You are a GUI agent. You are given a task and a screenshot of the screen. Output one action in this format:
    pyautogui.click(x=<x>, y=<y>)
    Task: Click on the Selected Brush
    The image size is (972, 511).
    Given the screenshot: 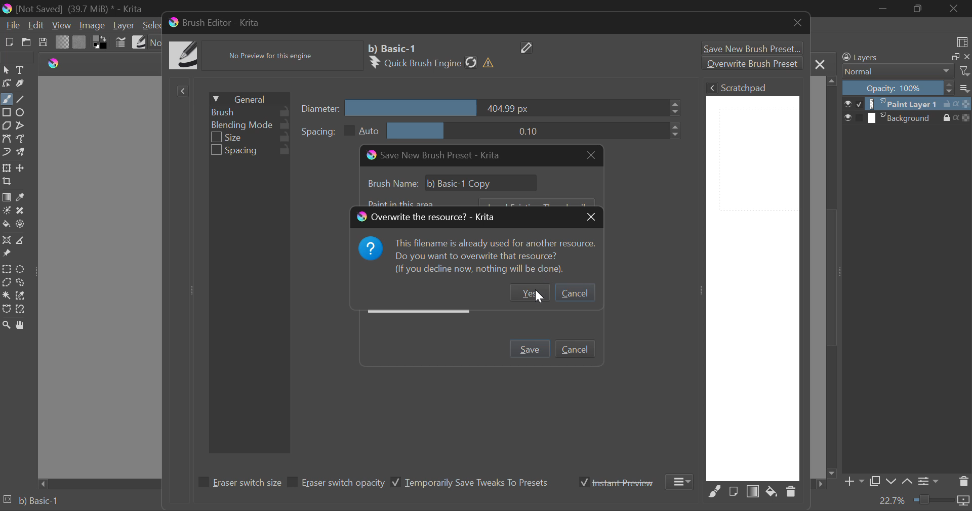 What is the action you would take?
    pyautogui.click(x=394, y=49)
    